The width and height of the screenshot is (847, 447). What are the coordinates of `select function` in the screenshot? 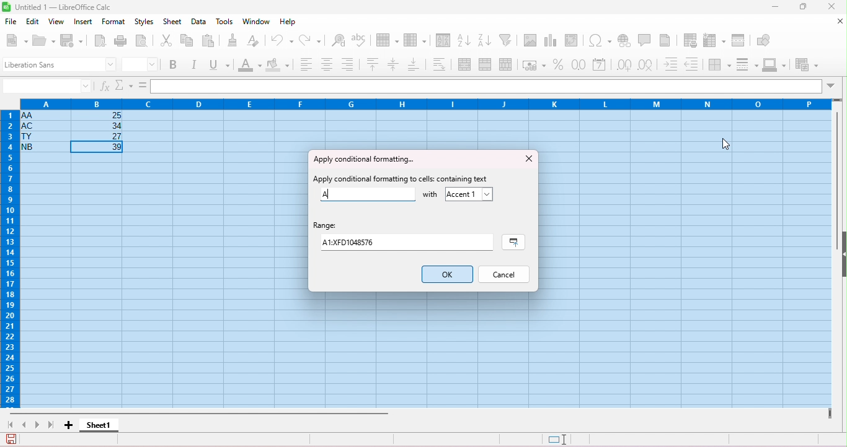 It's located at (124, 85).